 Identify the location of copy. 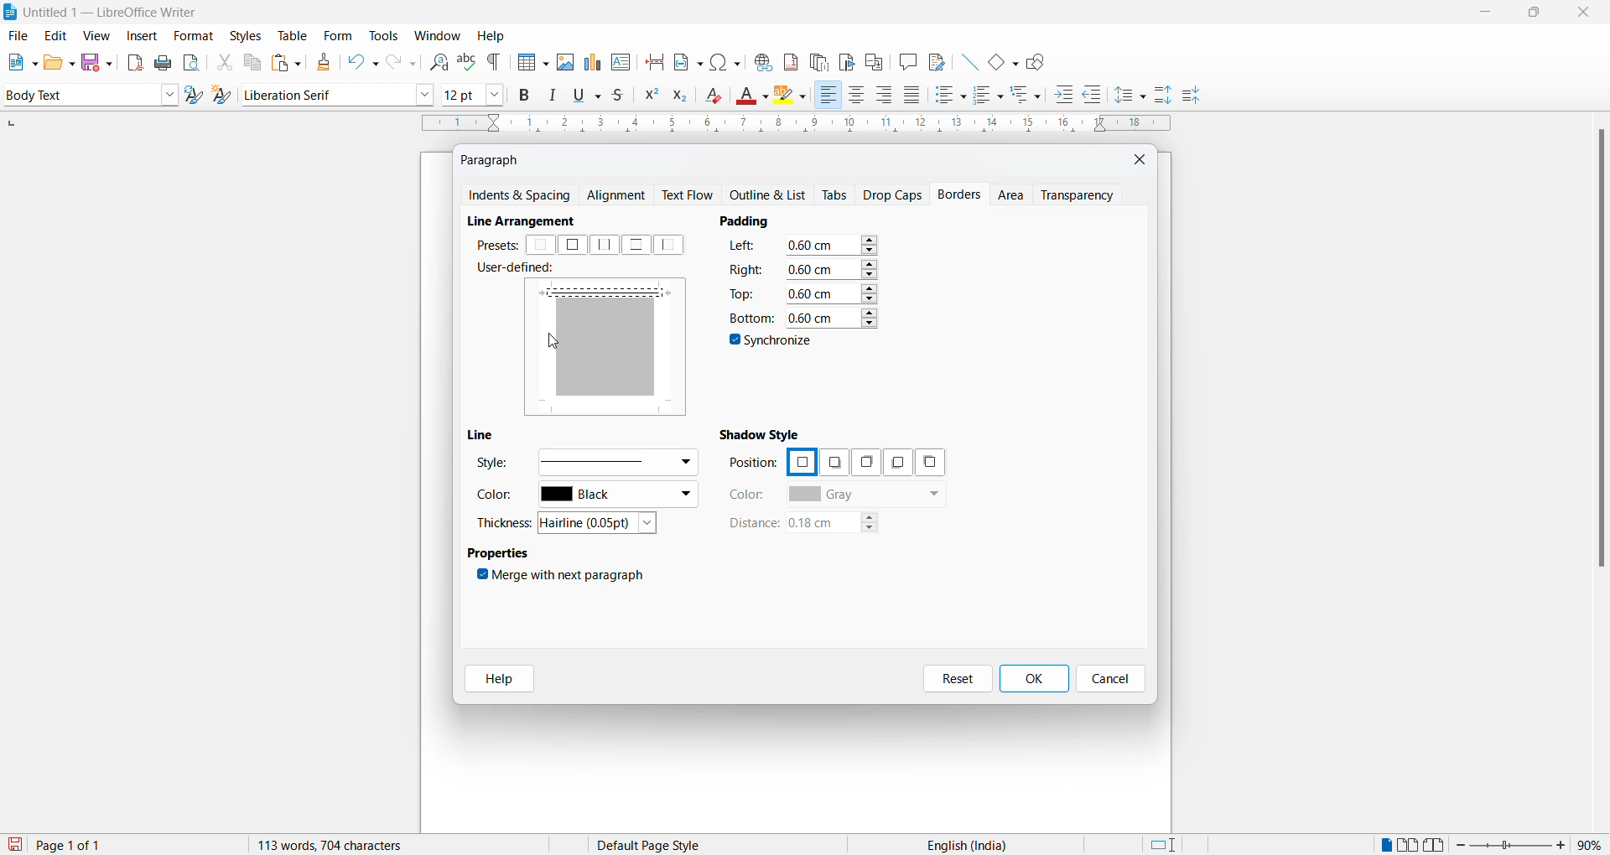
(250, 62).